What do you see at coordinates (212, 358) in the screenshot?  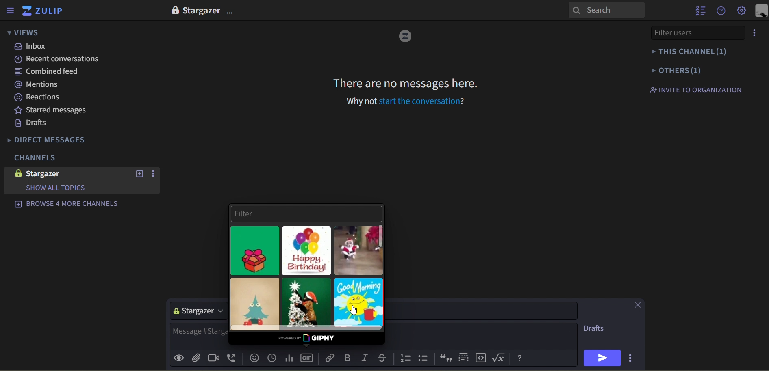 I see `add video call` at bounding box center [212, 358].